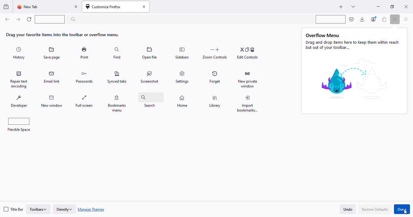 The width and height of the screenshot is (413, 217). What do you see at coordinates (85, 102) in the screenshot?
I see `full screen` at bounding box center [85, 102].